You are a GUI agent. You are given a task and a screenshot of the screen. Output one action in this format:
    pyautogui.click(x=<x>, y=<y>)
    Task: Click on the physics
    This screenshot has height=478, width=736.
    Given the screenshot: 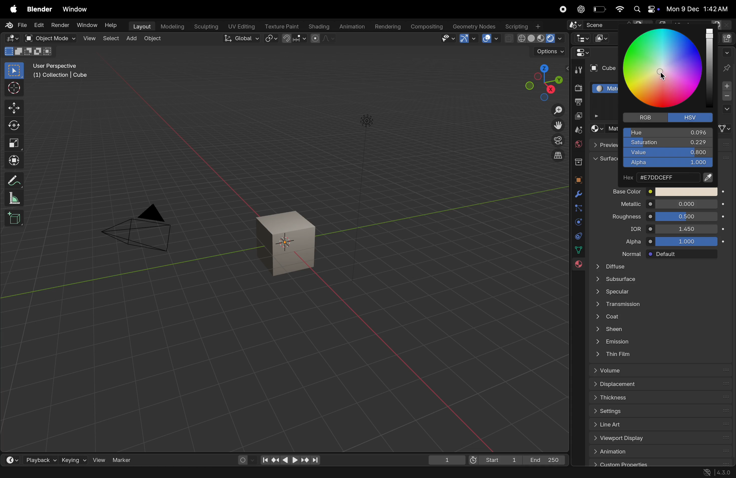 What is the action you would take?
    pyautogui.click(x=577, y=222)
    